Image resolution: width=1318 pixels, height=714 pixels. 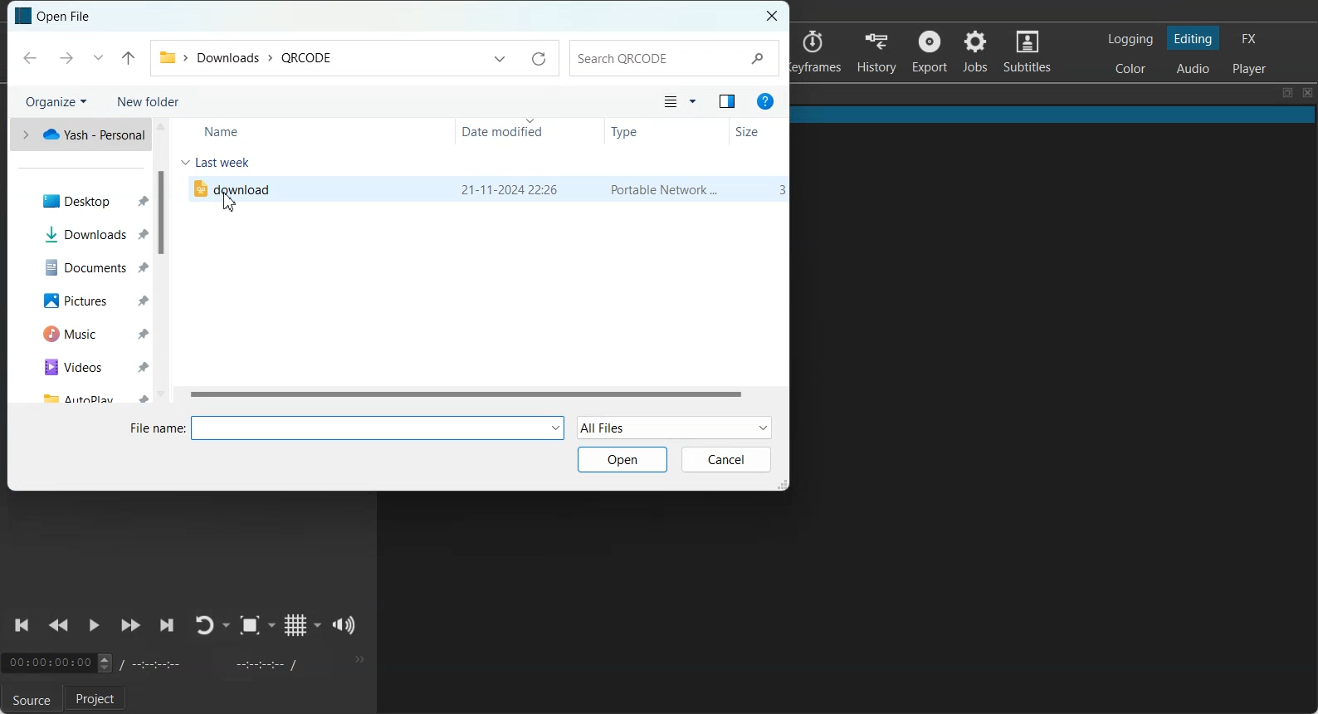 What do you see at coordinates (130, 626) in the screenshot?
I see `Play Quickly Forward` at bounding box center [130, 626].